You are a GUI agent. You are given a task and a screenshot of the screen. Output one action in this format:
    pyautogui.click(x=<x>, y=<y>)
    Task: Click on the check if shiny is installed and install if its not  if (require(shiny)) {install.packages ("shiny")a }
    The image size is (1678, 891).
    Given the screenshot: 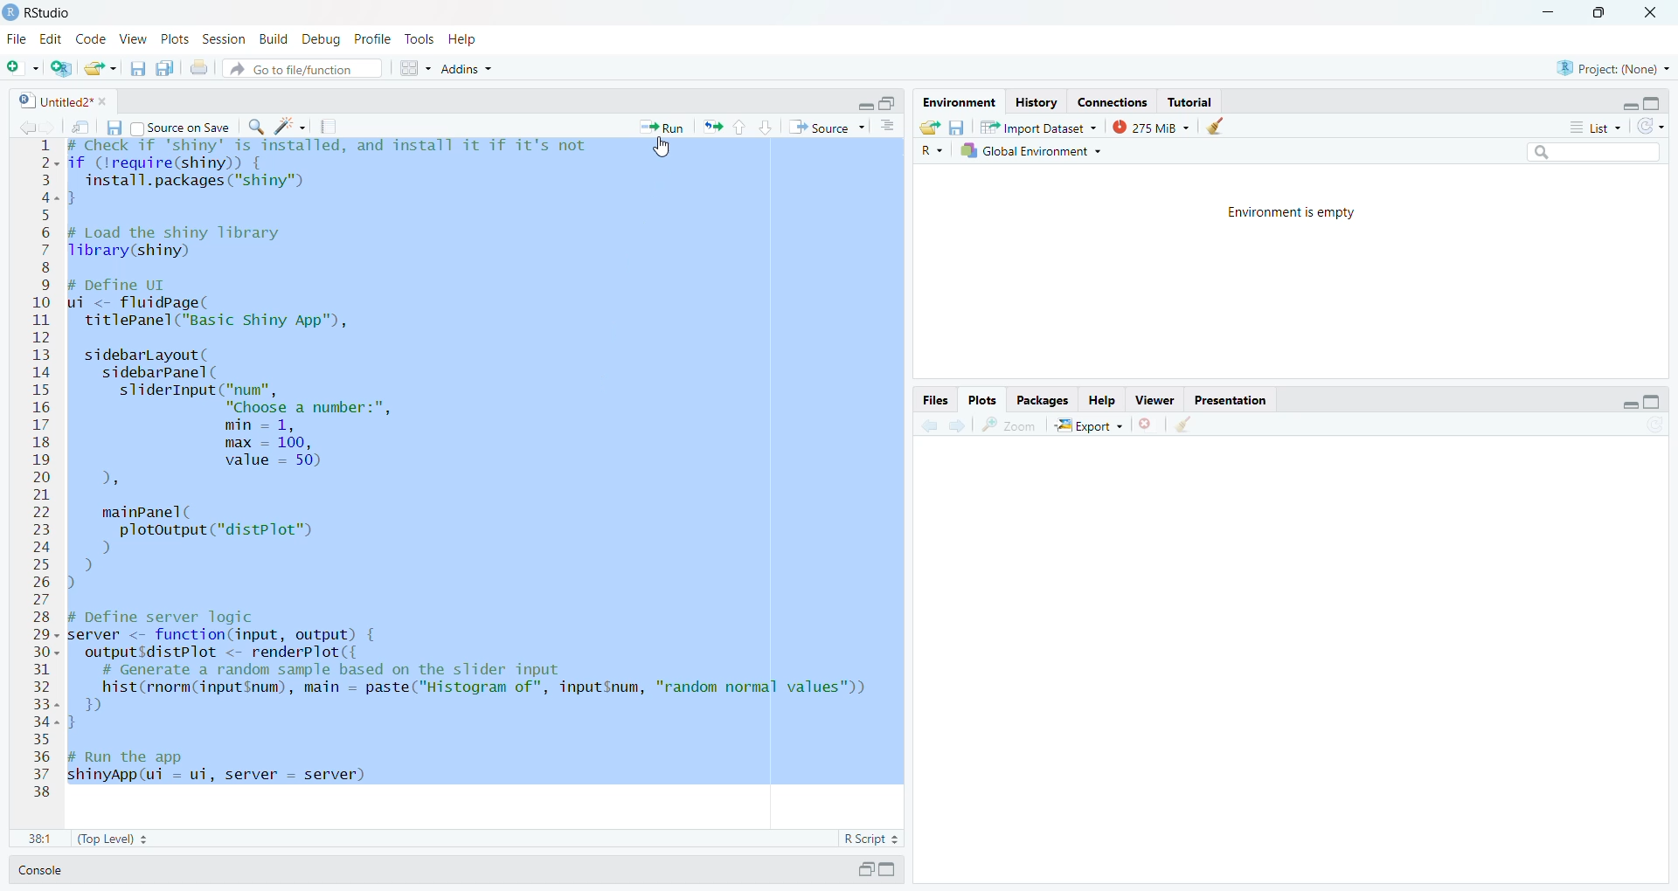 What is the action you would take?
    pyautogui.click(x=328, y=172)
    